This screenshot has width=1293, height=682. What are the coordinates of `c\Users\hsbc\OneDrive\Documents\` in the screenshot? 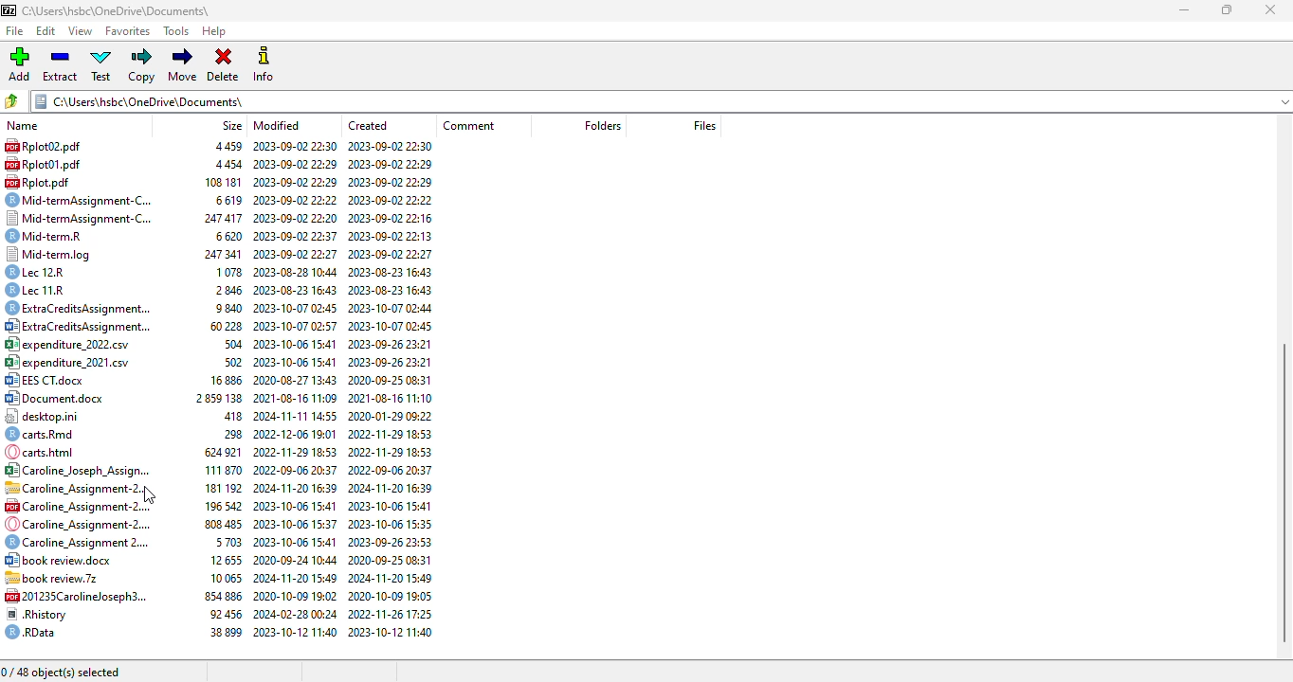 It's located at (126, 10).